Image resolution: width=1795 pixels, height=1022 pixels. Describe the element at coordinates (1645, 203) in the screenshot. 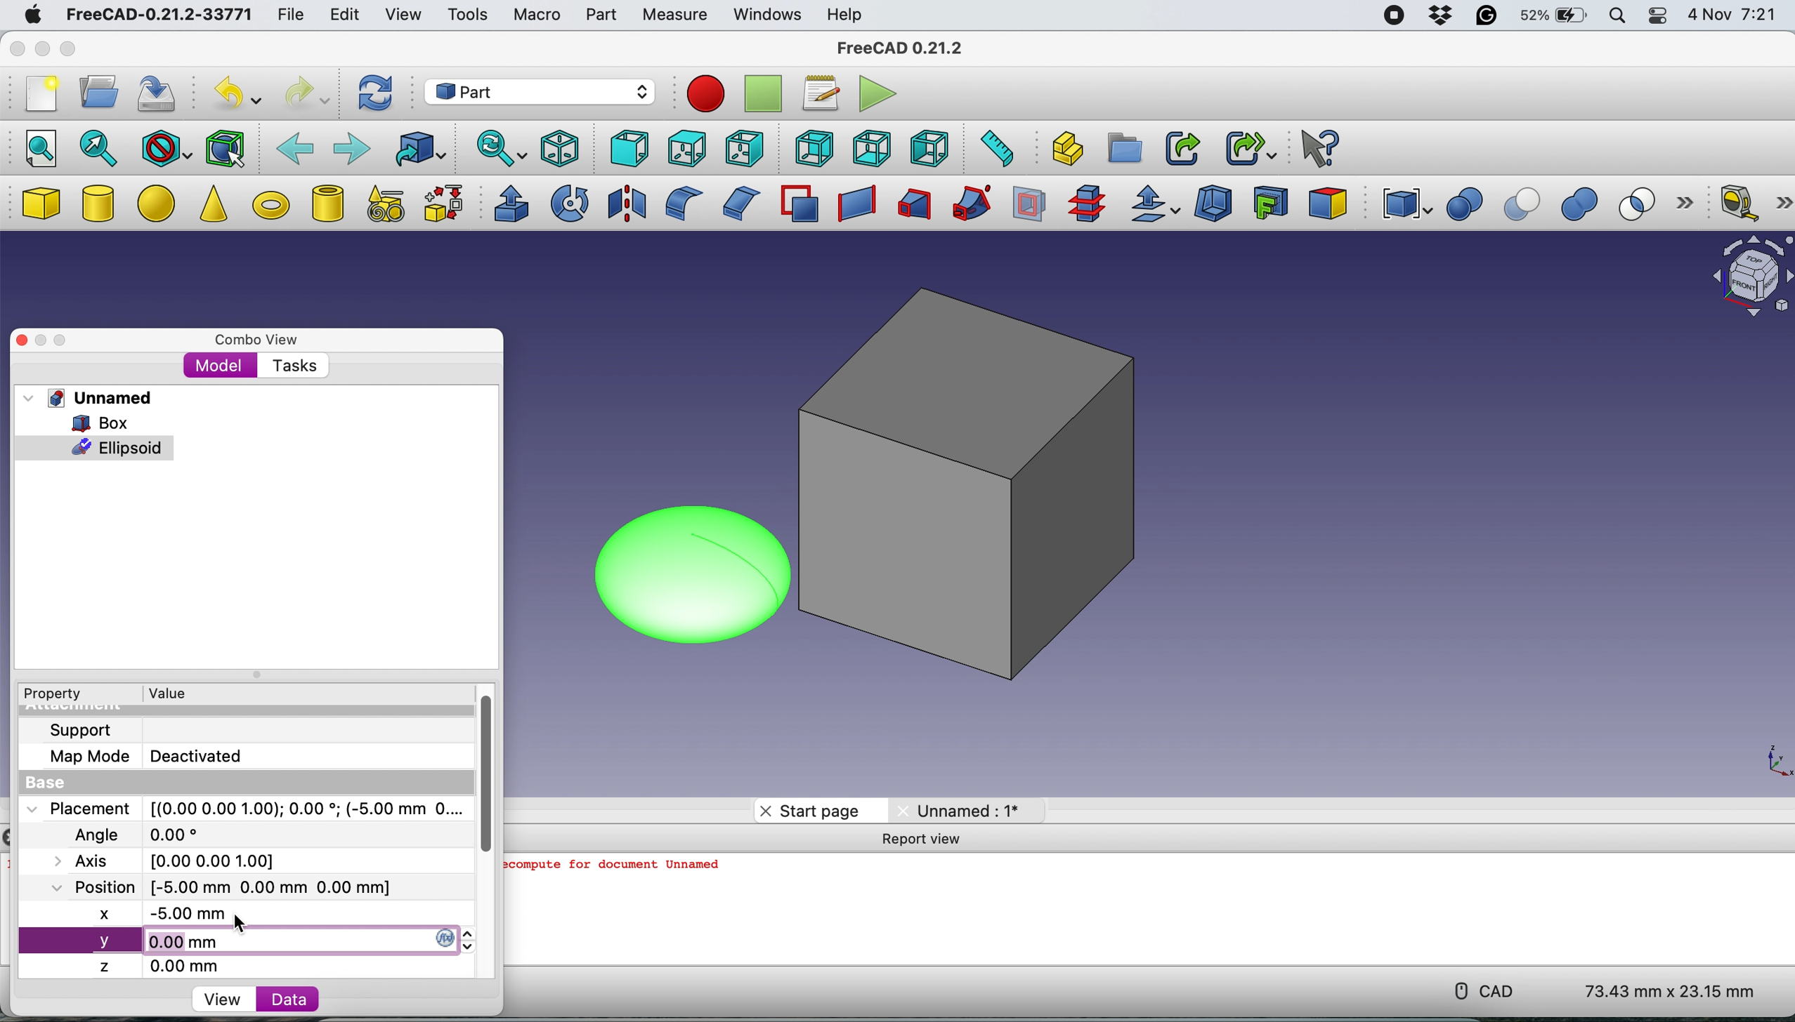

I see `intersection` at that location.